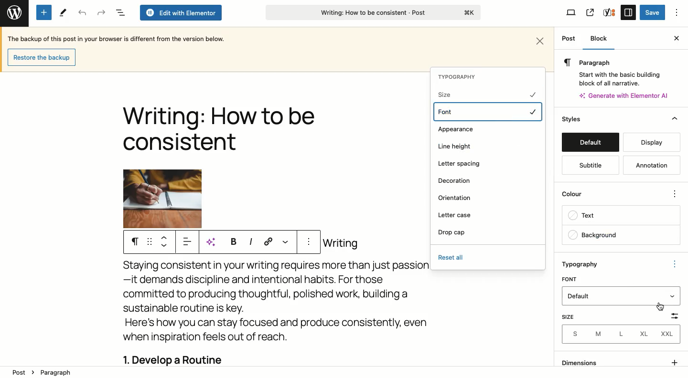 This screenshot has height=378, width=688. Describe the element at coordinates (623, 333) in the screenshot. I see `S M L XL XXL` at that location.